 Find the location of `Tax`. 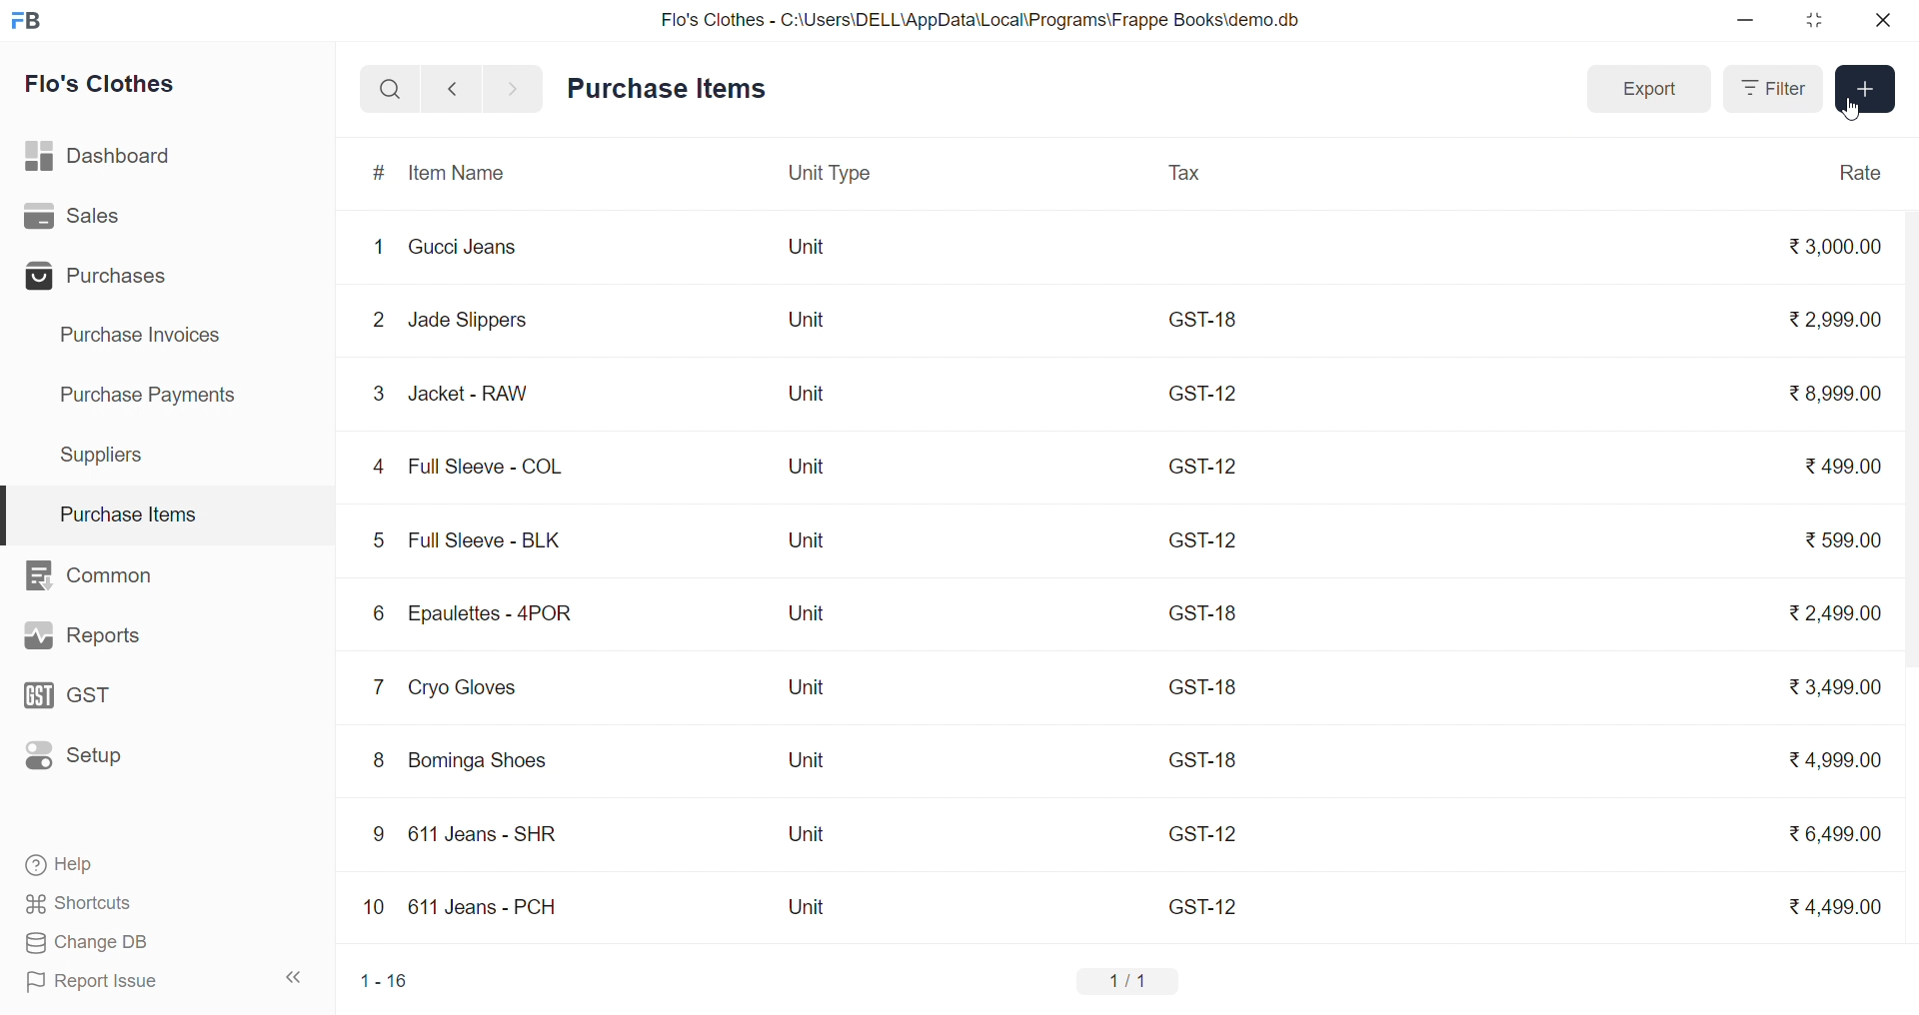

Tax is located at coordinates (1191, 175).